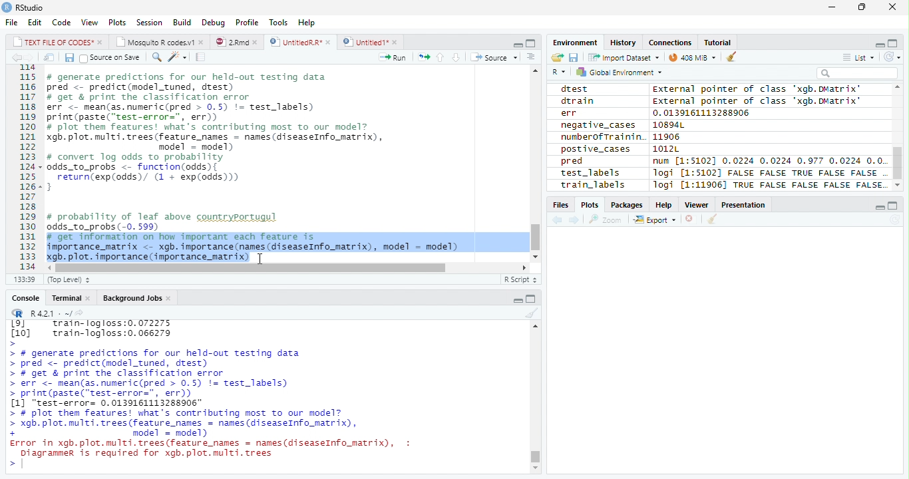  Describe the element at coordinates (757, 100) in the screenshot. I see `External pointer of class "xgb.DMatrix'` at that location.